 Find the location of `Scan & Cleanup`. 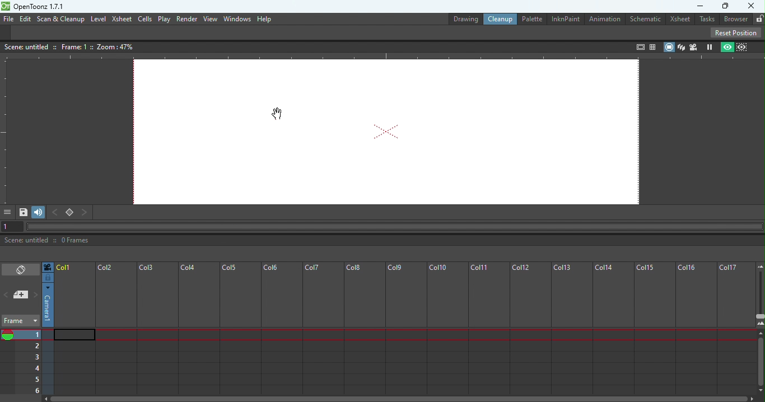

Scan & Cleanup is located at coordinates (61, 20).